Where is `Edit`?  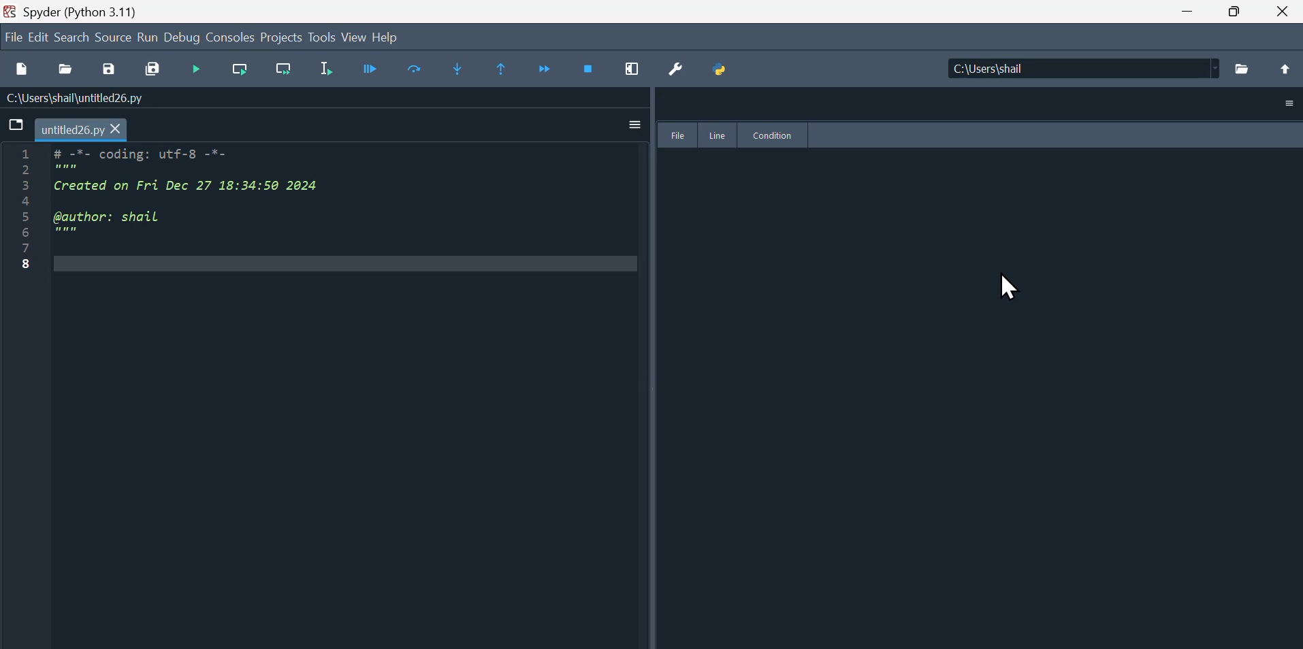 Edit is located at coordinates (40, 39).